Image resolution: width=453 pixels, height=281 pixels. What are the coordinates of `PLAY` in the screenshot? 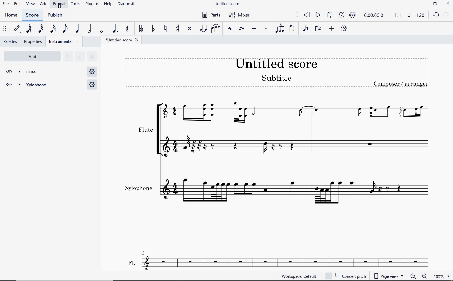 It's located at (318, 15).